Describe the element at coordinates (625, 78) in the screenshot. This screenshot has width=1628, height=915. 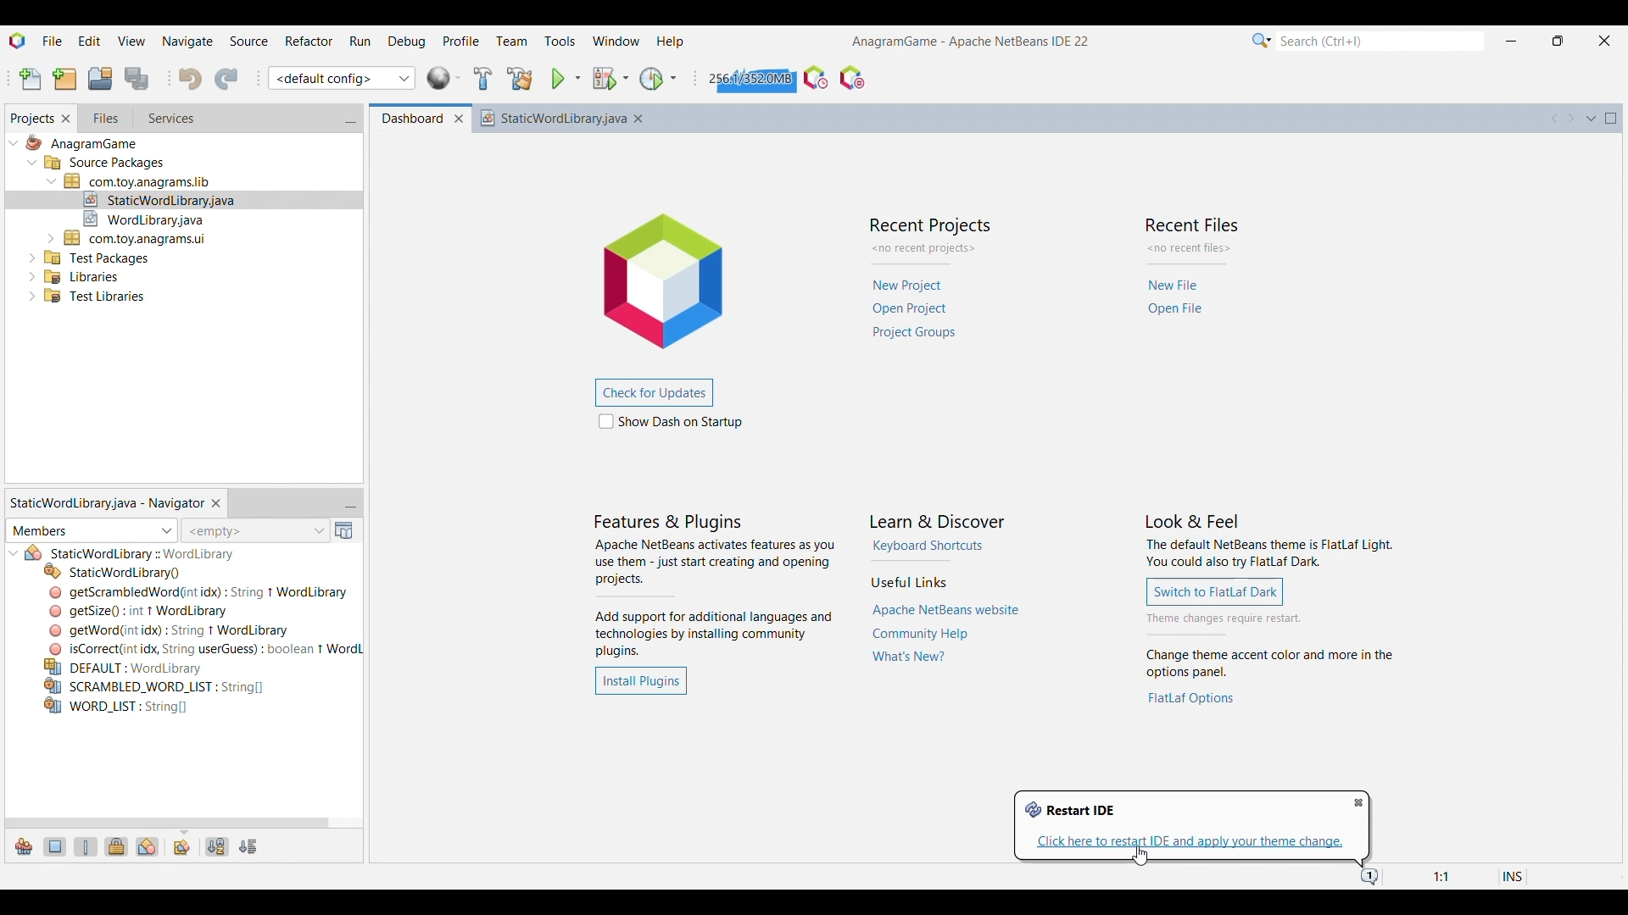
I see `Debug project options` at that location.